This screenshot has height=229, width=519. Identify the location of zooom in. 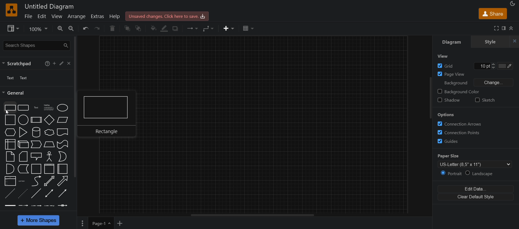
(60, 28).